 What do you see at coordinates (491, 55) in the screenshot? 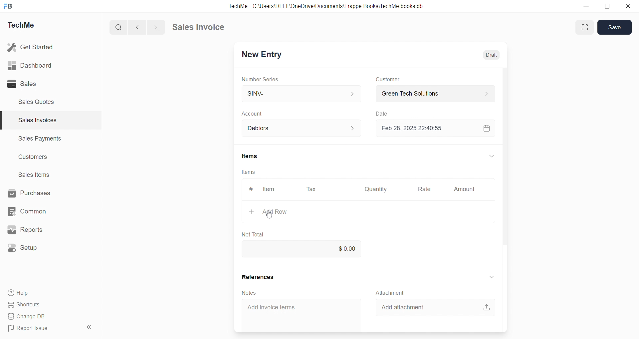
I see `Draft` at bounding box center [491, 55].